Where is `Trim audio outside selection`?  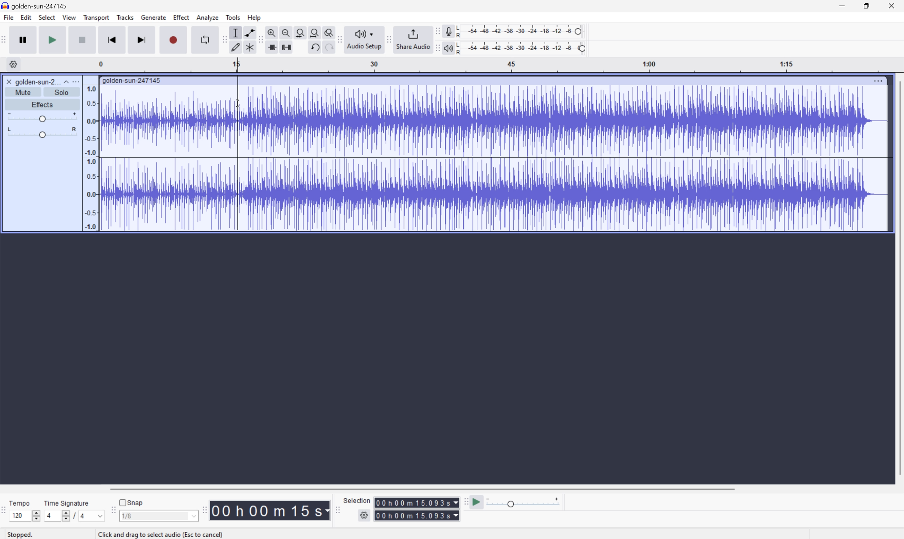
Trim audio outside selection is located at coordinates (271, 47).